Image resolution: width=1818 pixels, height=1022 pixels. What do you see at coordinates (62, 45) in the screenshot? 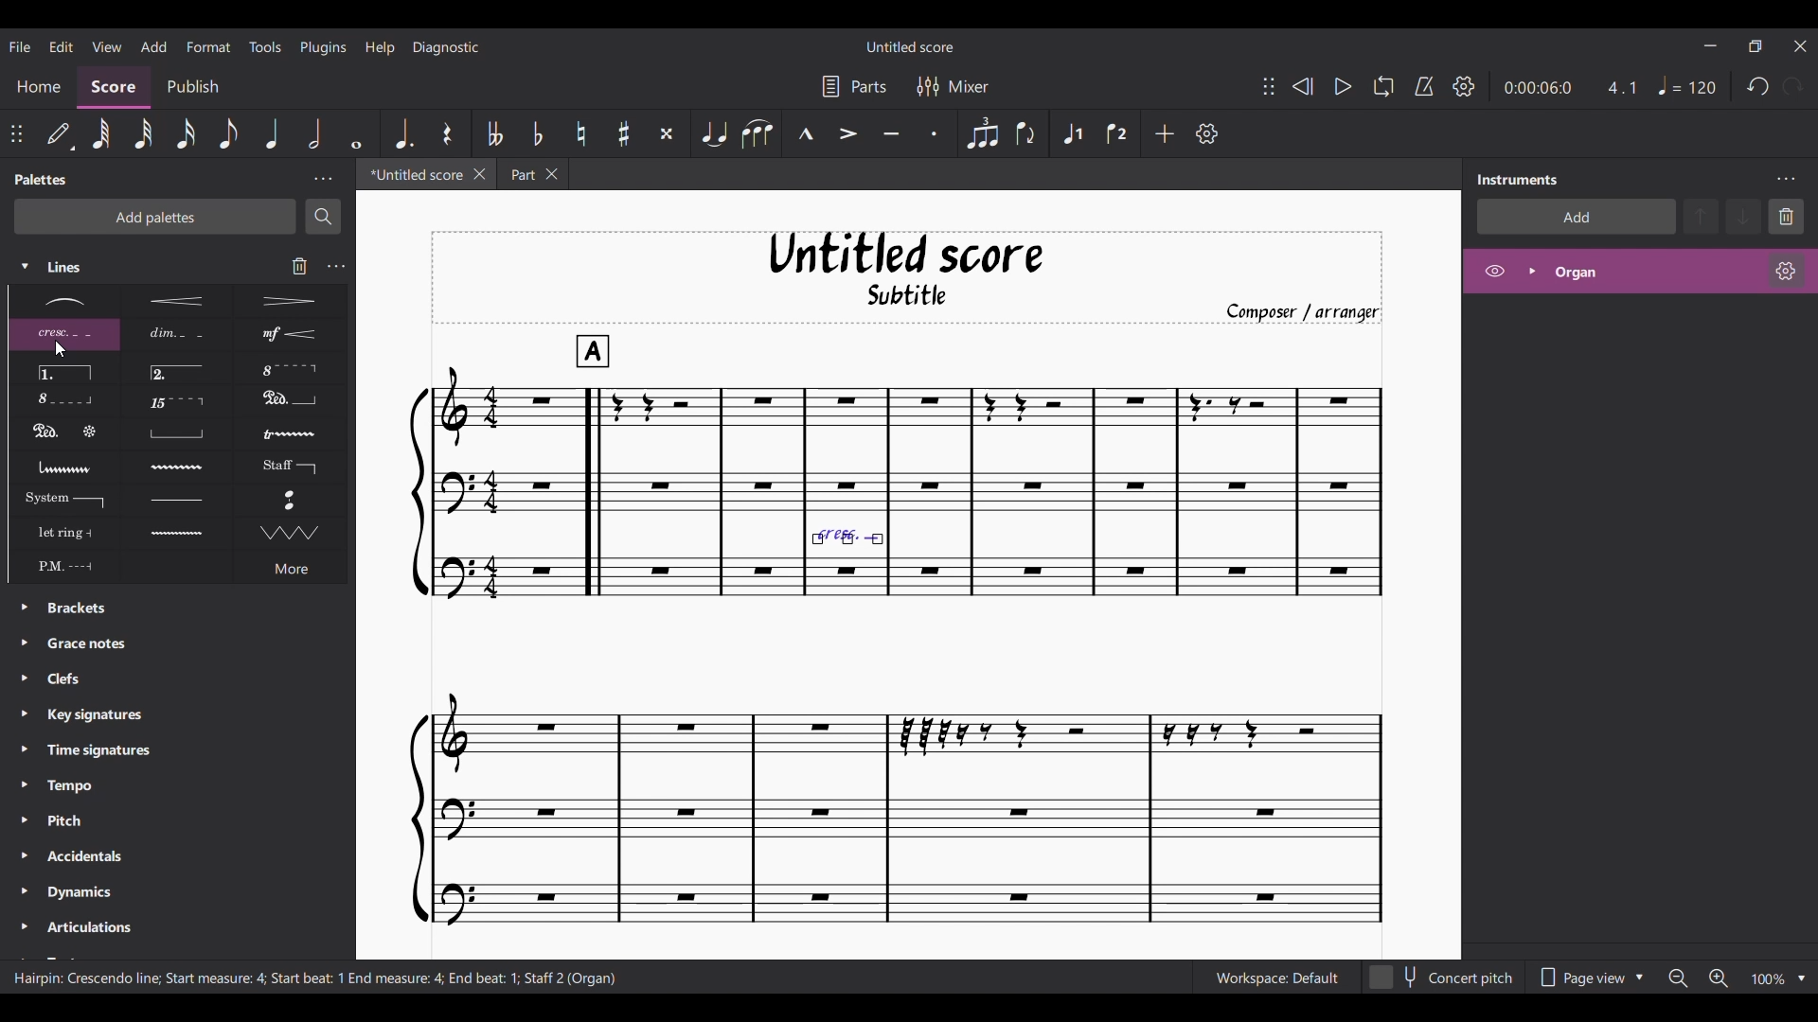
I see `Edit menu` at bounding box center [62, 45].